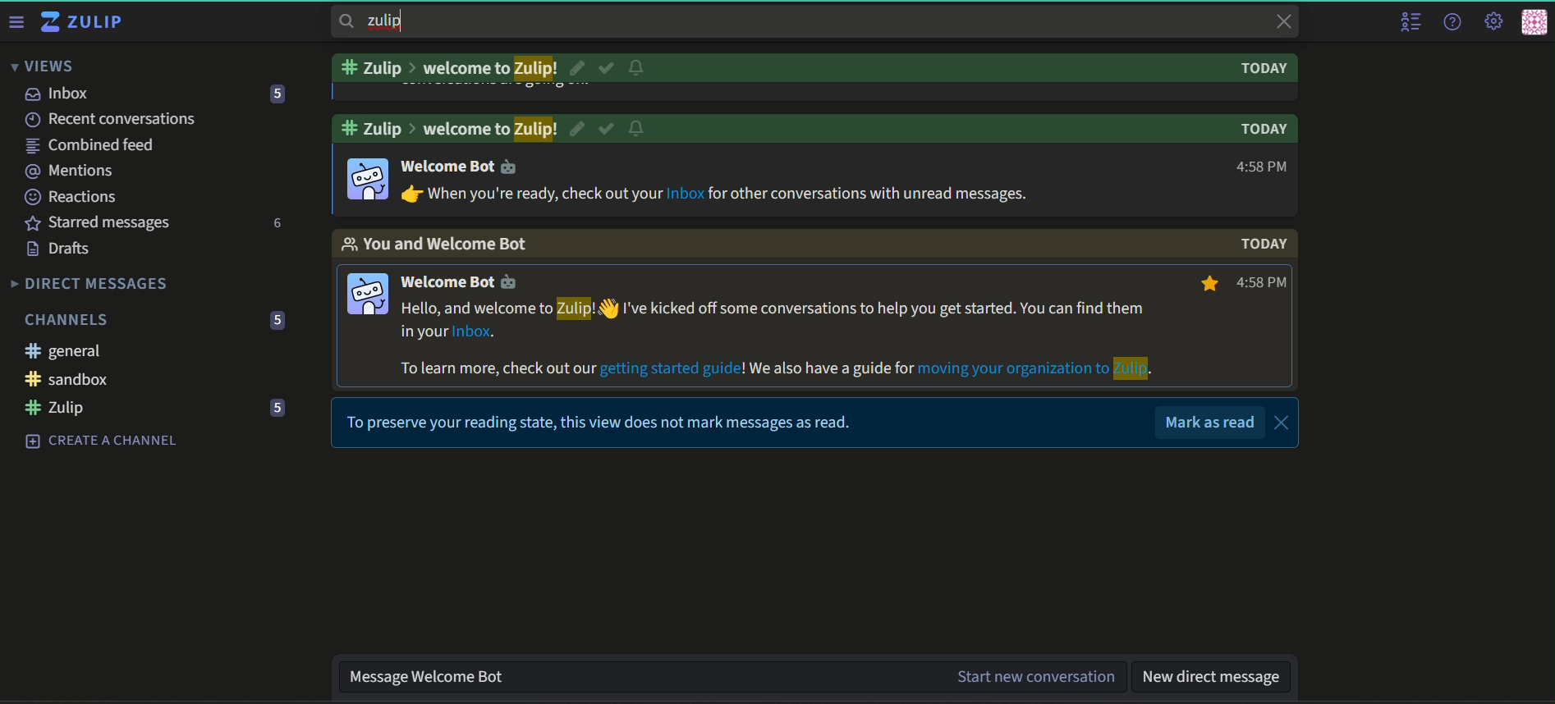 The height and width of the screenshot is (704, 1555). I want to click on personal menu, so click(1535, 21).